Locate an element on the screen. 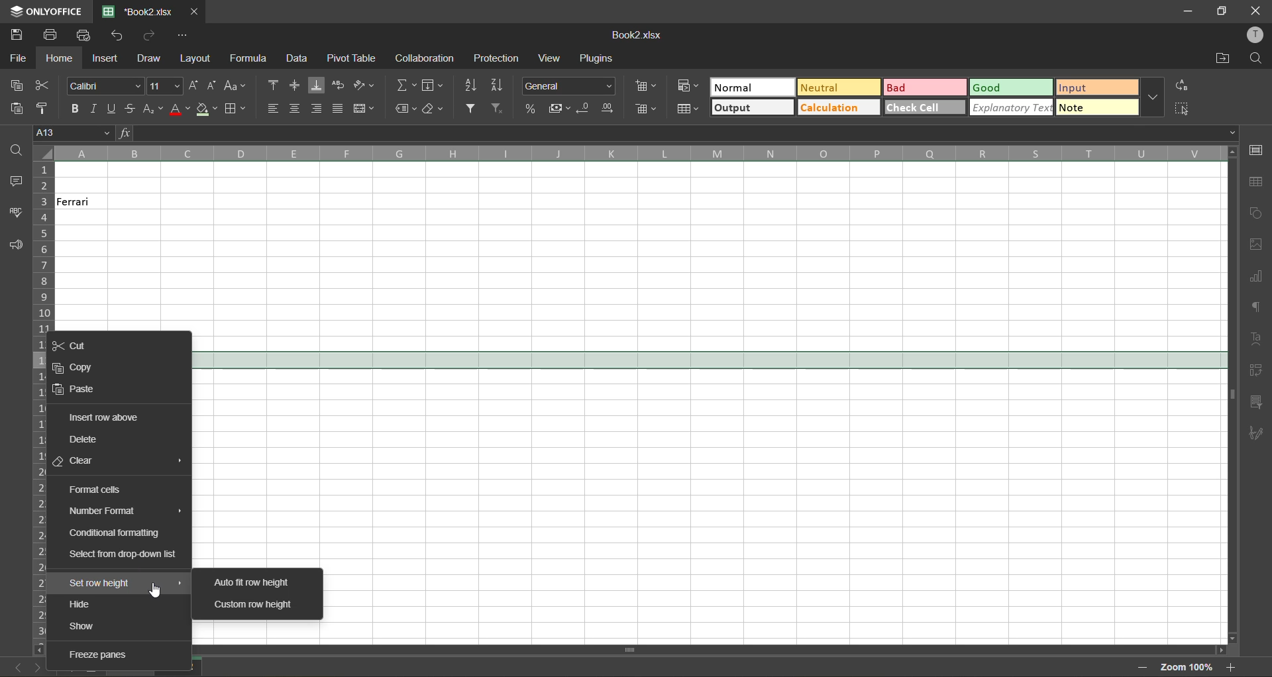 The image size is (1272, 677). conditional formatting is located at coordinates (117, 534).